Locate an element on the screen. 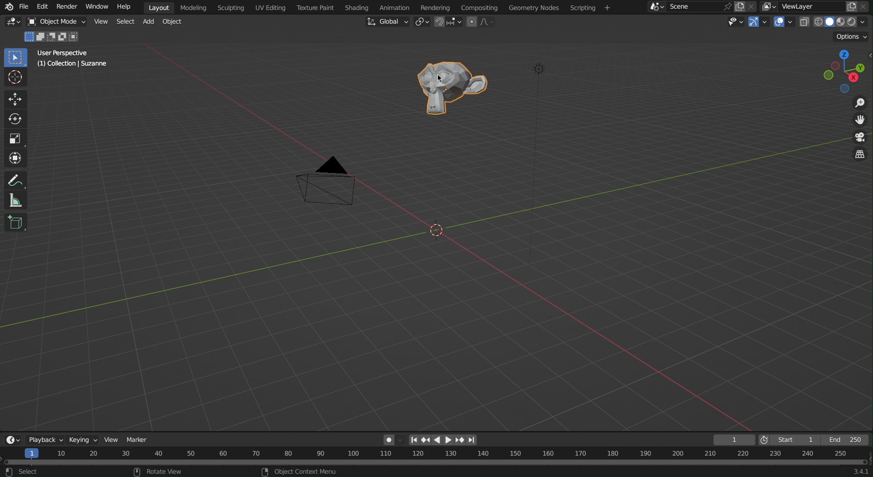  Geometry Nodes is located at coordinates (536, 8).